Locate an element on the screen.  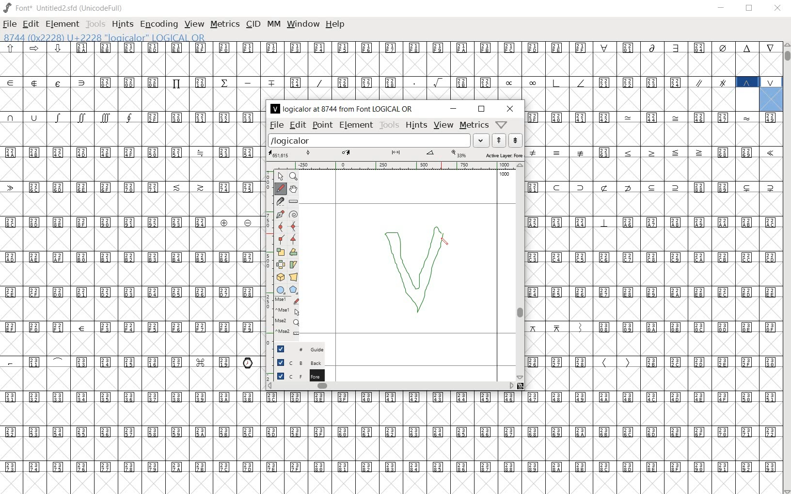
point is located at coordinates (322, 125).